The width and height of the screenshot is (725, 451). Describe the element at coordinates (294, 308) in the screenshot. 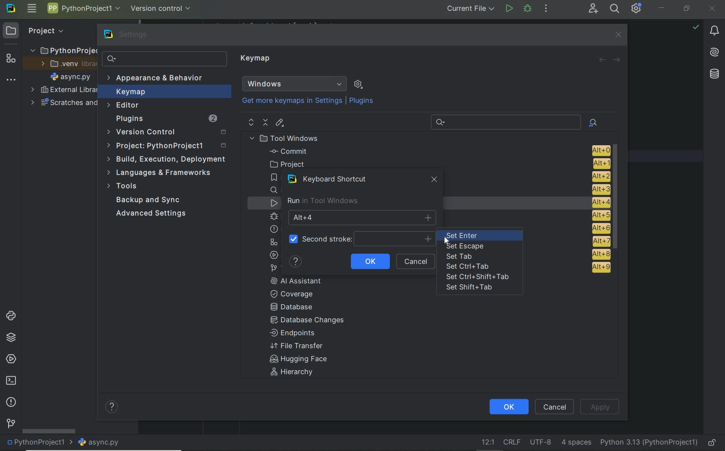

I see `Database` at that location.